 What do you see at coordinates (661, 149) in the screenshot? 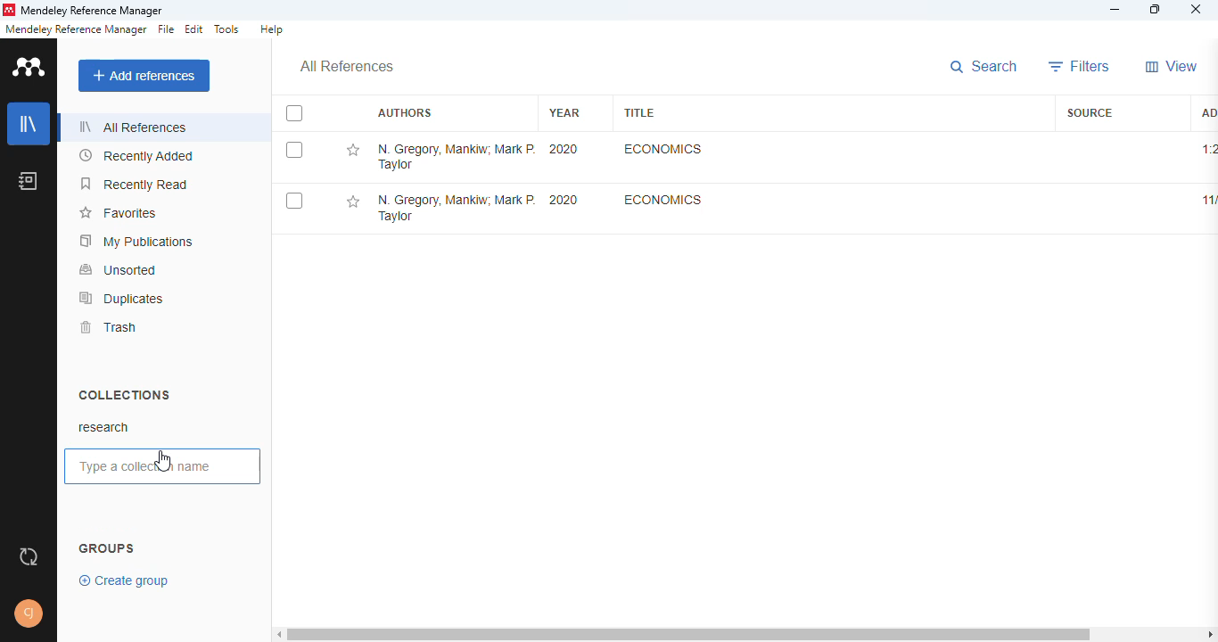
I see `Economics` at bounding box center [661, 149].